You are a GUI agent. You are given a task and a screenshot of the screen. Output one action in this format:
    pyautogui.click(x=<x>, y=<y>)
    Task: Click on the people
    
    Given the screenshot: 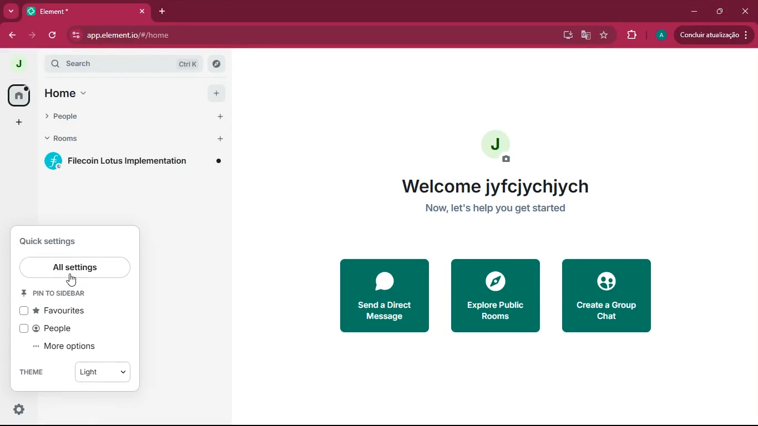 What is the action you would take?
    pyautogui.click(x=57, y=329)
    